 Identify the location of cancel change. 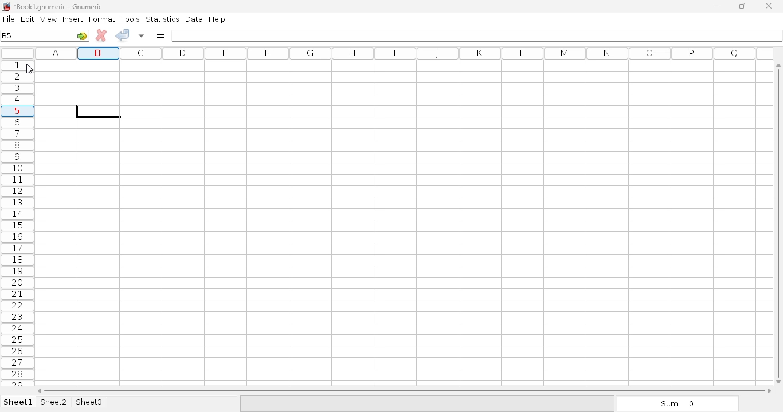
(101, 35).